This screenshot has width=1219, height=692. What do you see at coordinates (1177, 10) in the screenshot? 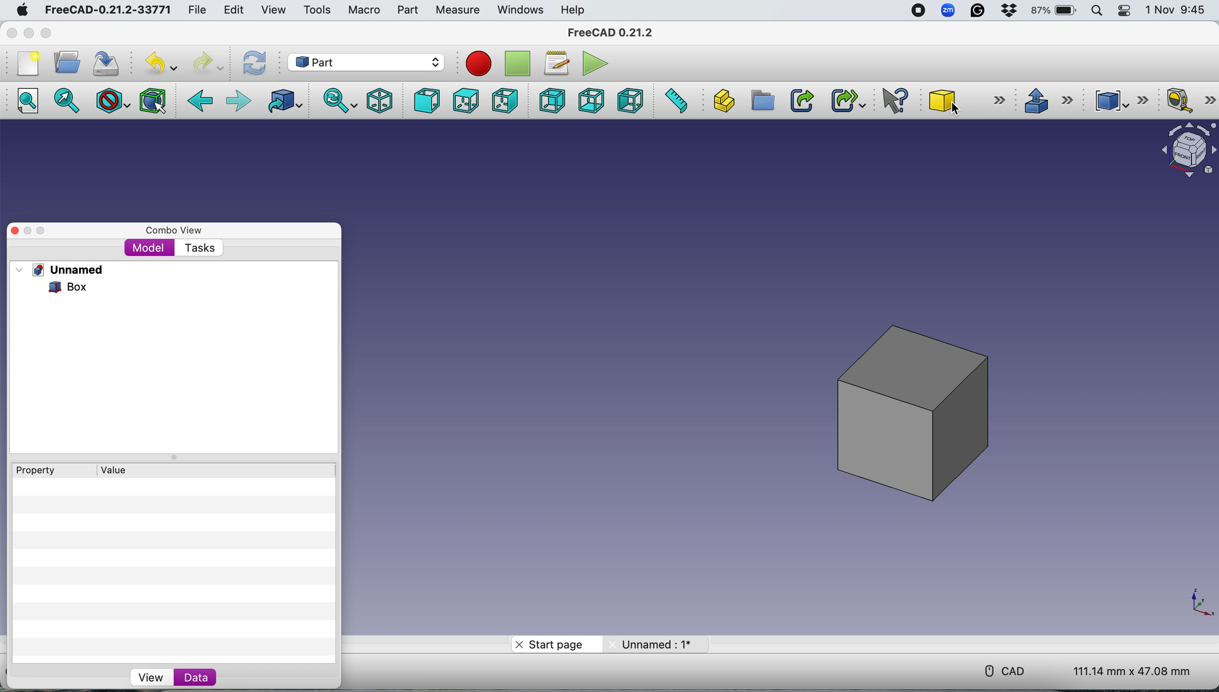
I see `1 Nov 9:45` at bounding box center [1177, 10].